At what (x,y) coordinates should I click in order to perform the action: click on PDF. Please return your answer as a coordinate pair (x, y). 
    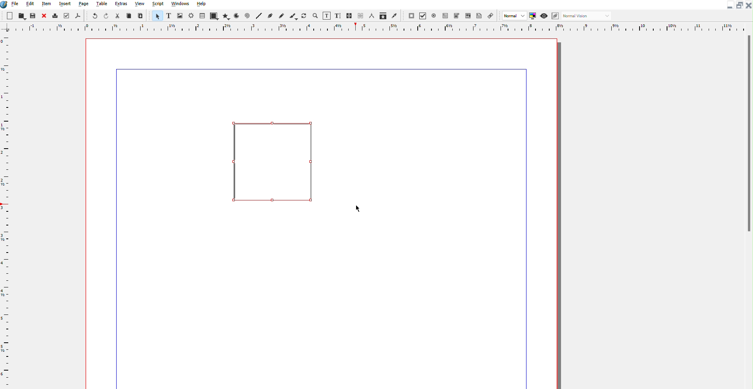
    Looking at the image, I should click on (77, 16).